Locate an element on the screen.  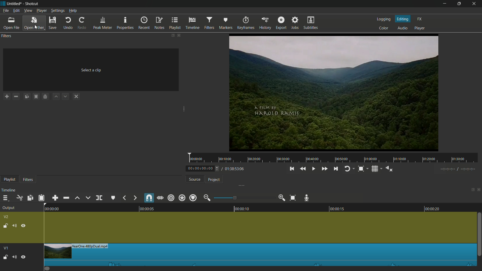
app name is located at coordinates (32, 4).